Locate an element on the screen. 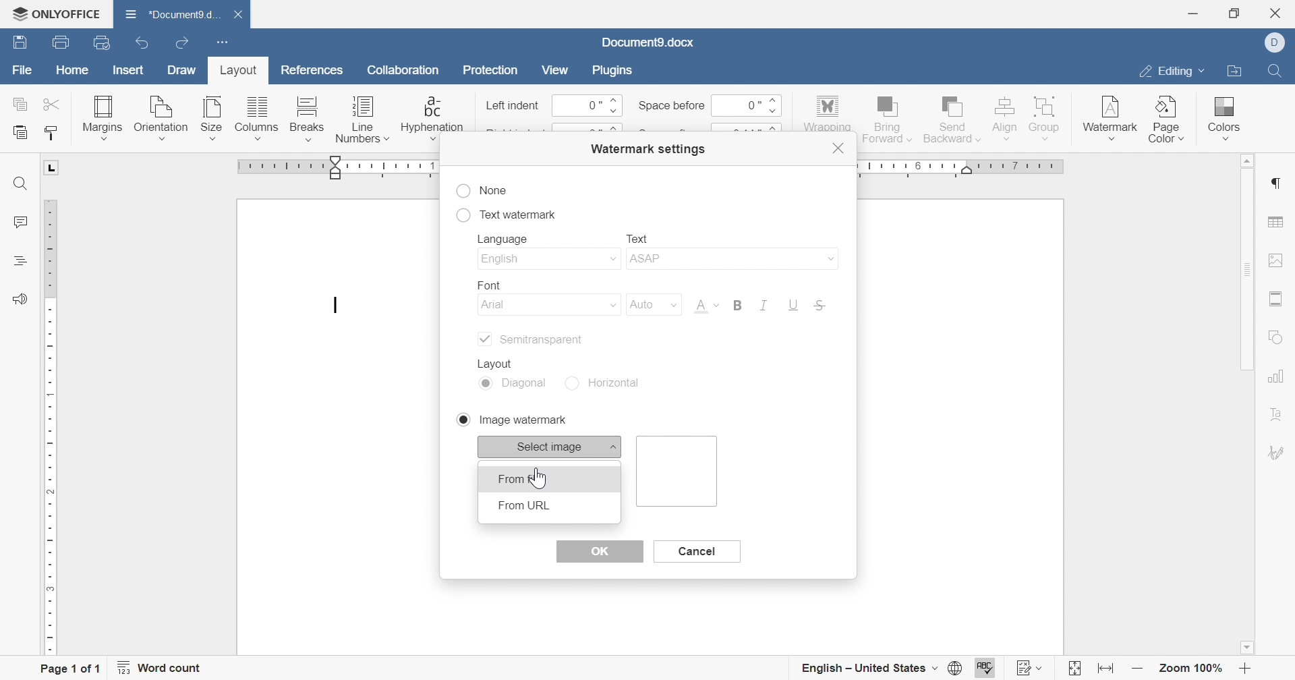 The image size is (1295, 680). print is located at coordinates (59, 45).